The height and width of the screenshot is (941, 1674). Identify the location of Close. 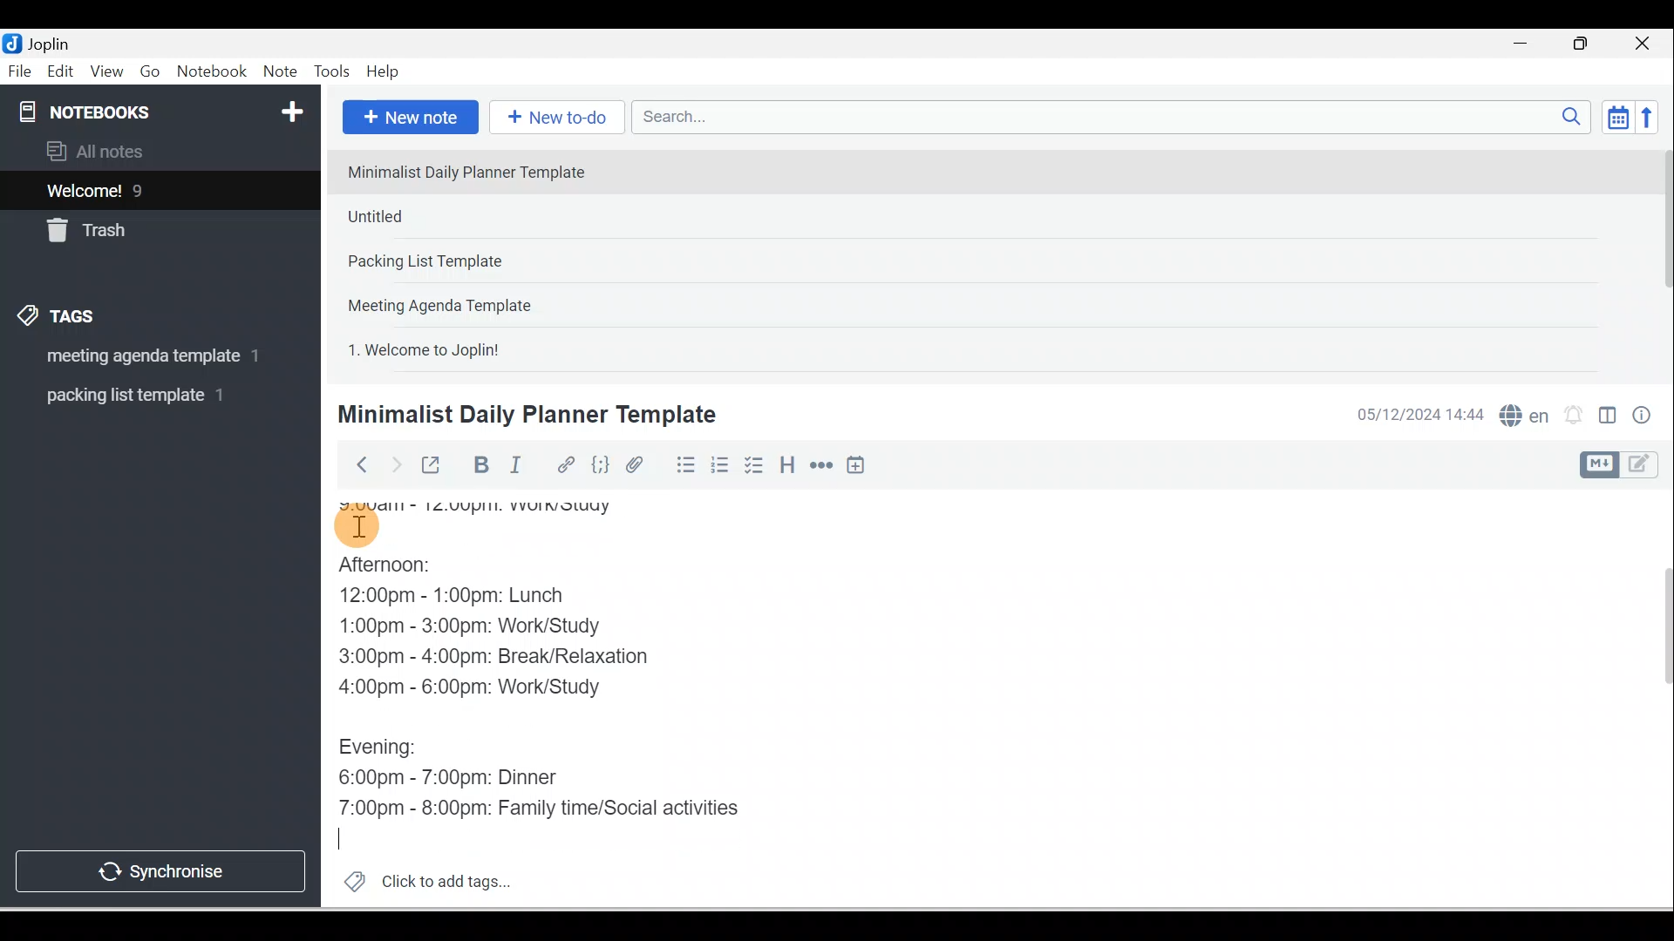
(1647, 44).